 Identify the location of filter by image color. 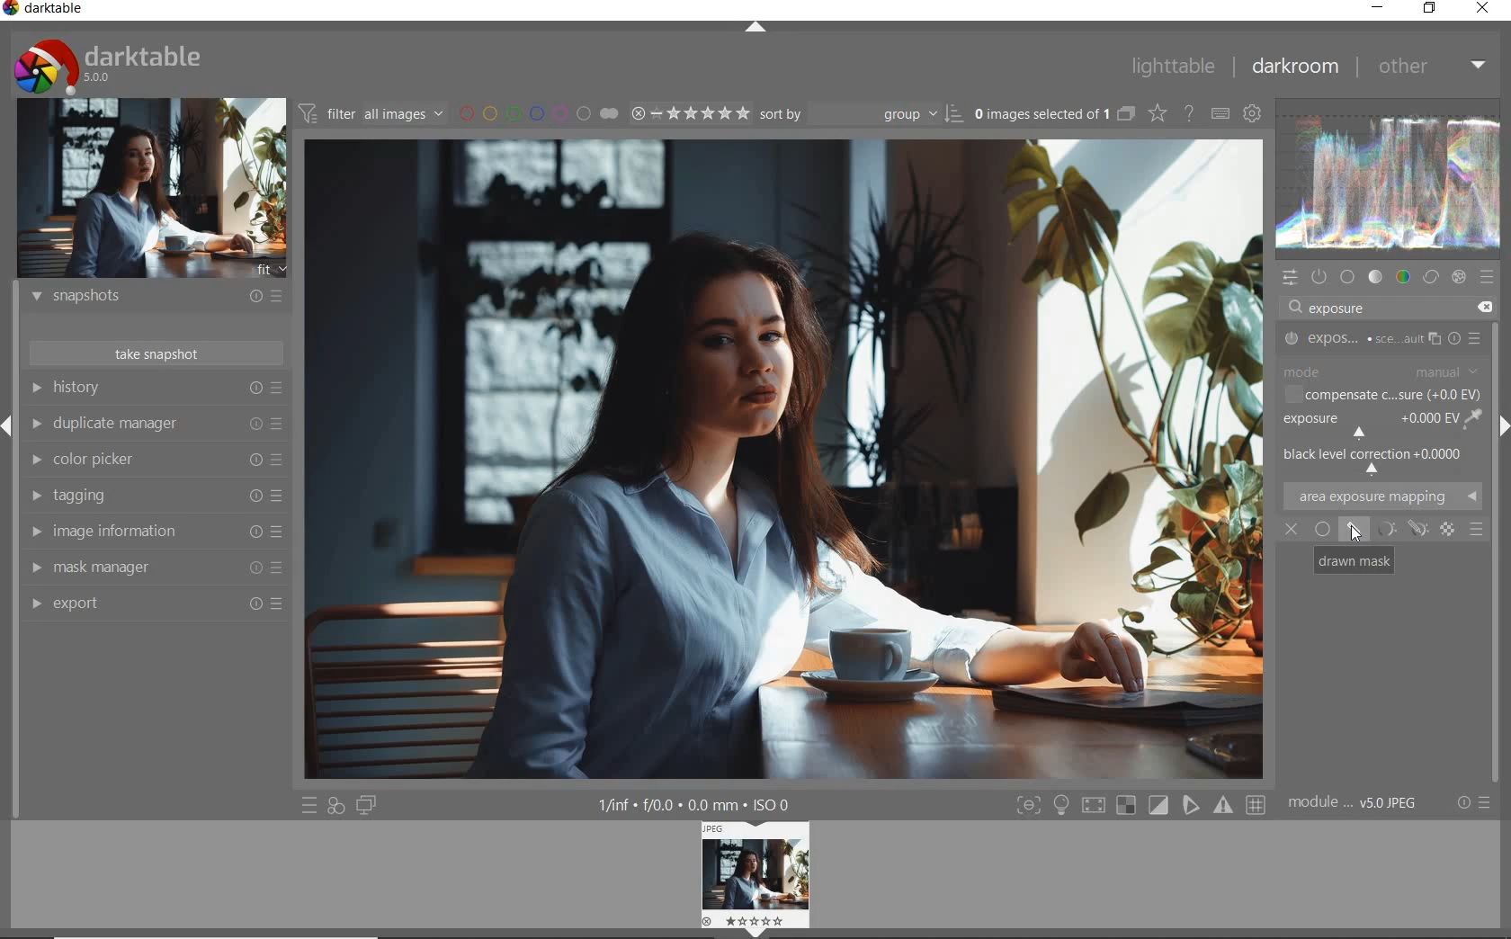
(539, 113).